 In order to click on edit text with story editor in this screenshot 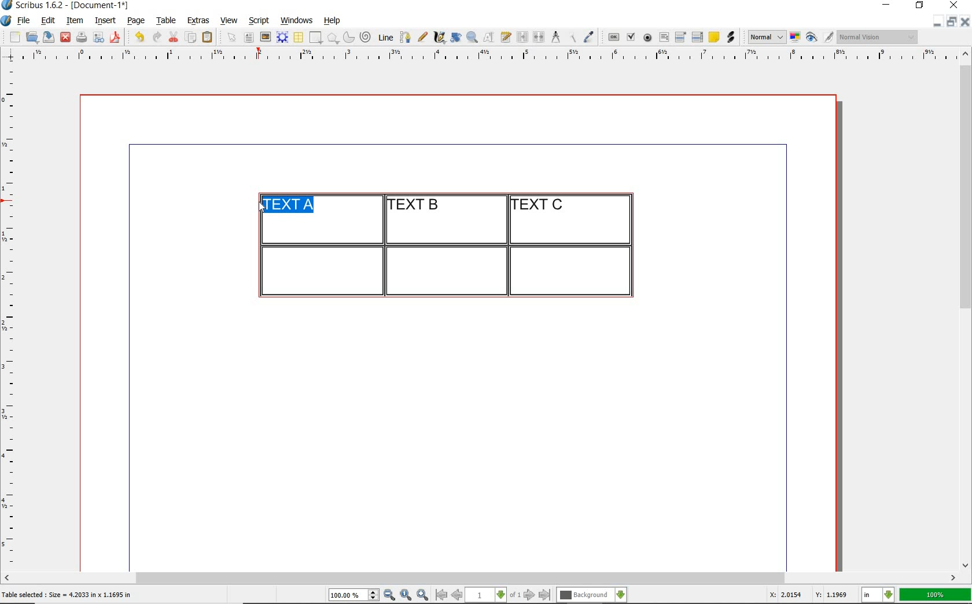, I will do `click(506, 36)`.